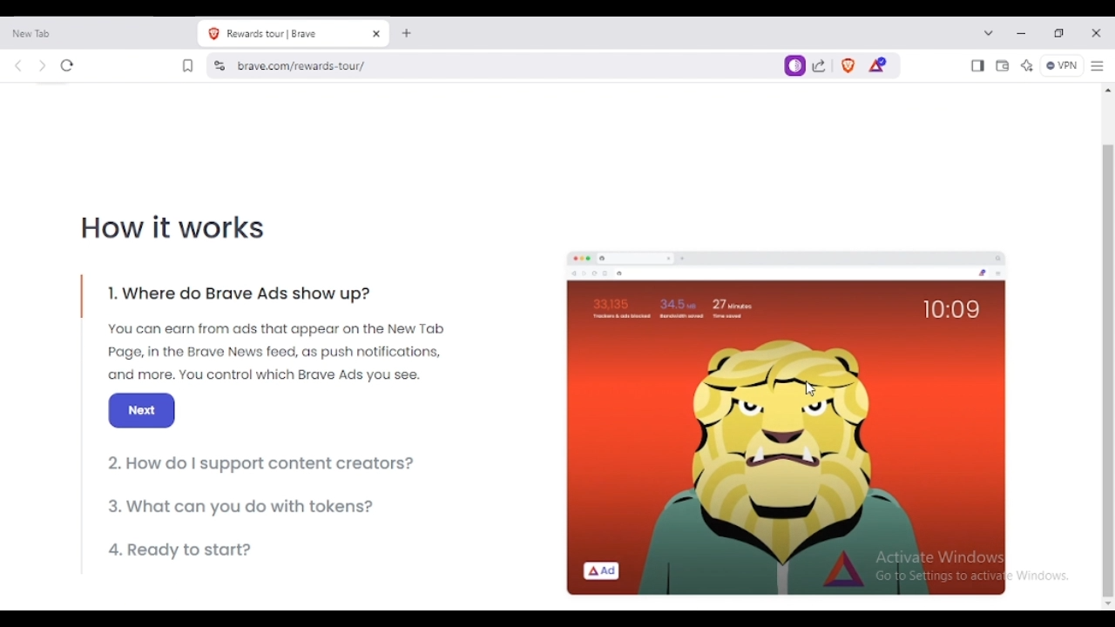 This screenshot has height=627, width=1115. I want to click on vertical scroll bar, so click(1106, 369).